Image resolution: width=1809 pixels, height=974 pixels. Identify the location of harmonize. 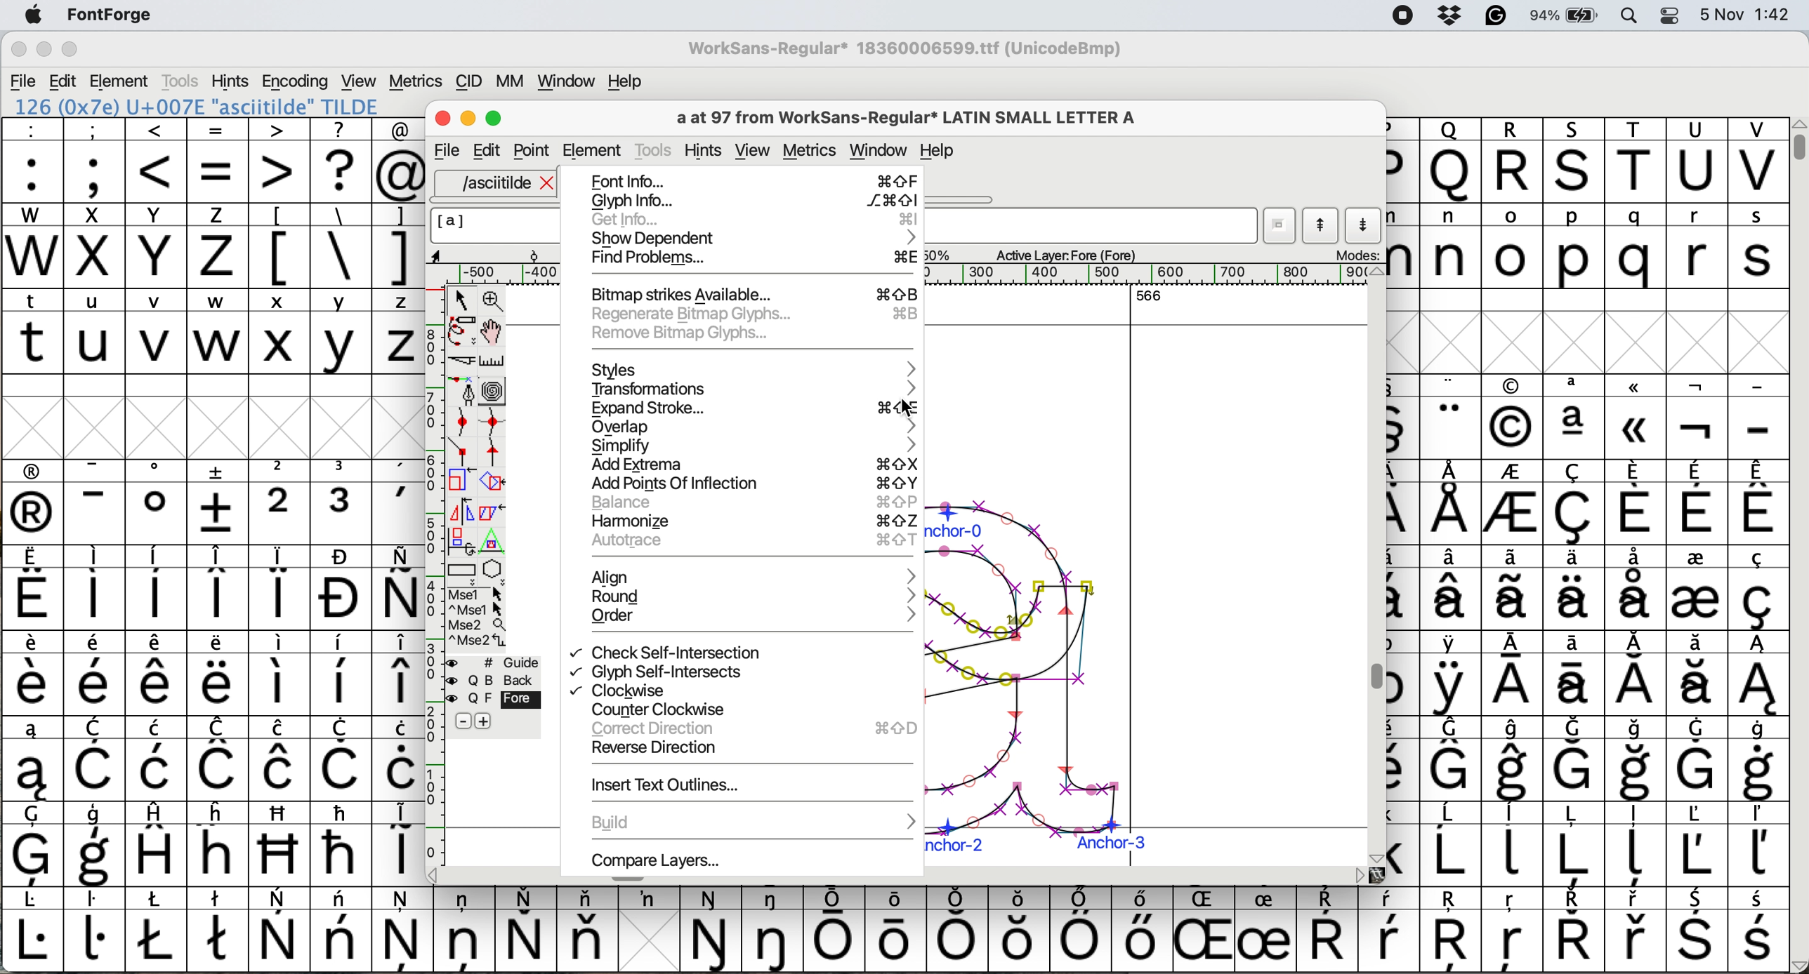
(756, 521).